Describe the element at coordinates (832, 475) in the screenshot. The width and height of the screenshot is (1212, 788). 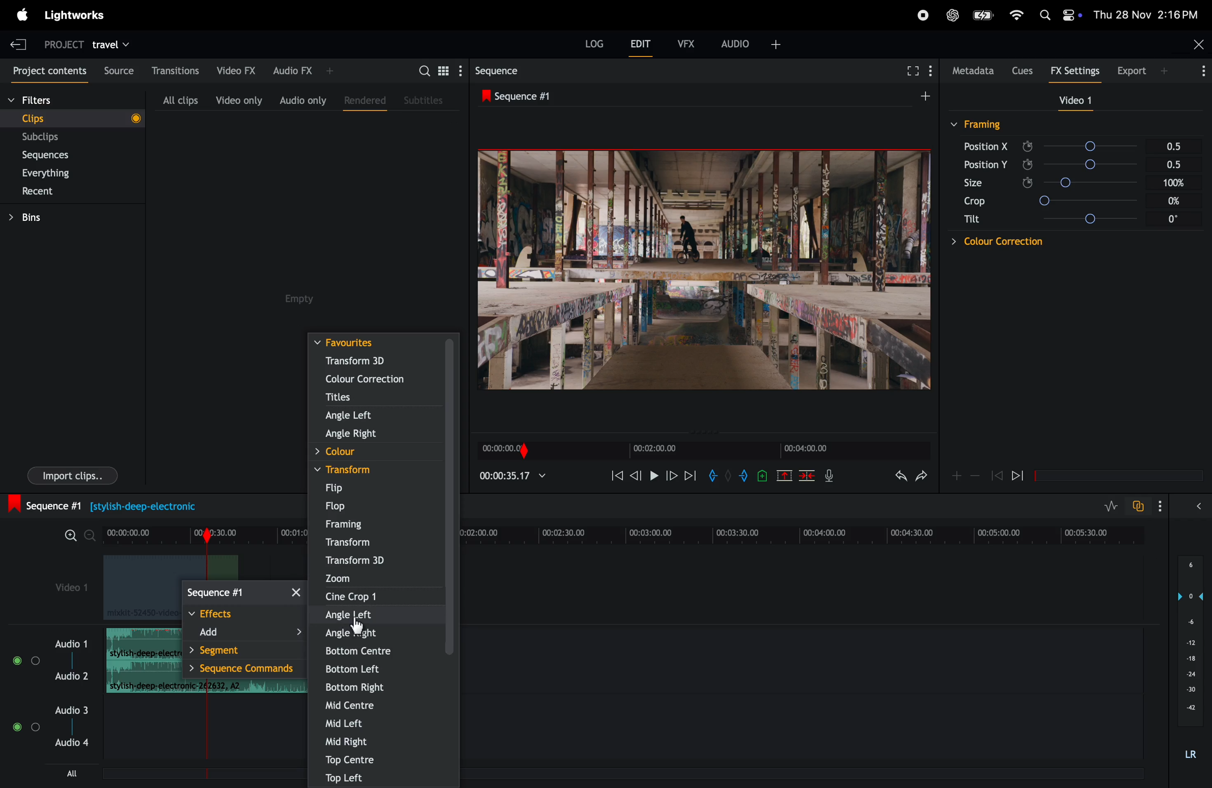
I see `mic` at that location.